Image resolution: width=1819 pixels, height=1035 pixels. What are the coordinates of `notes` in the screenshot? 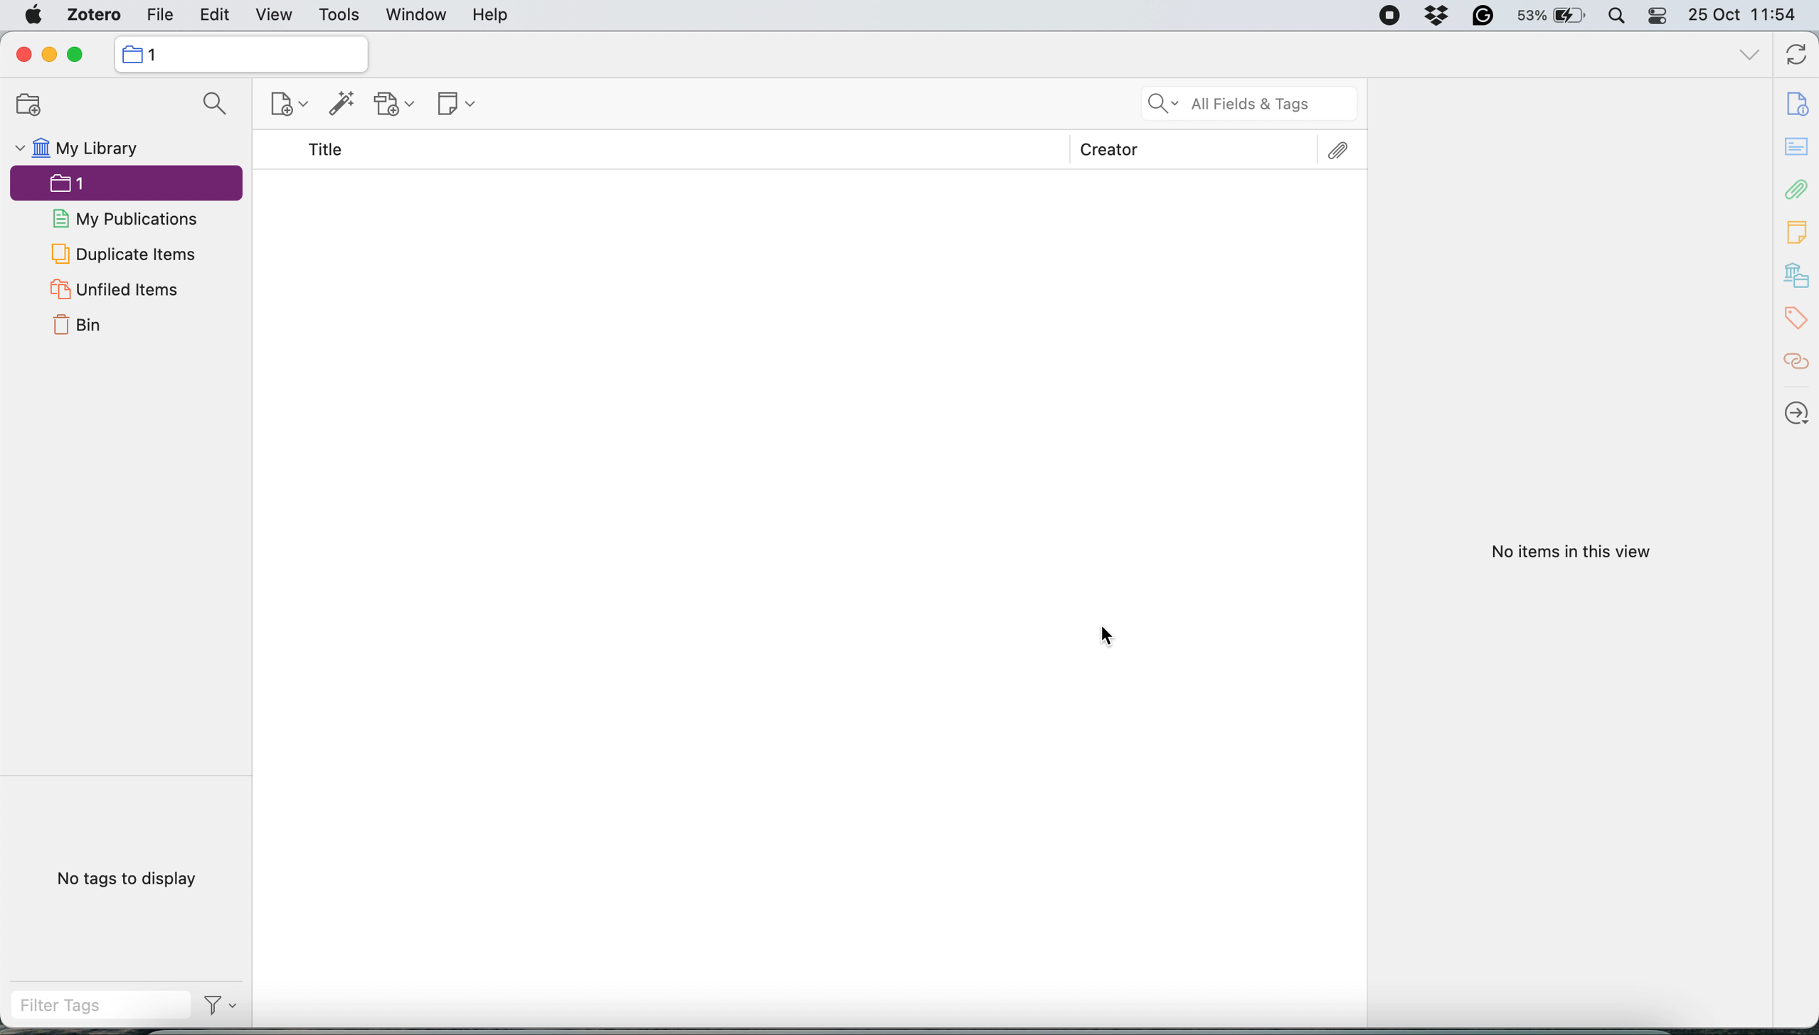 It's located at (1798, 232).